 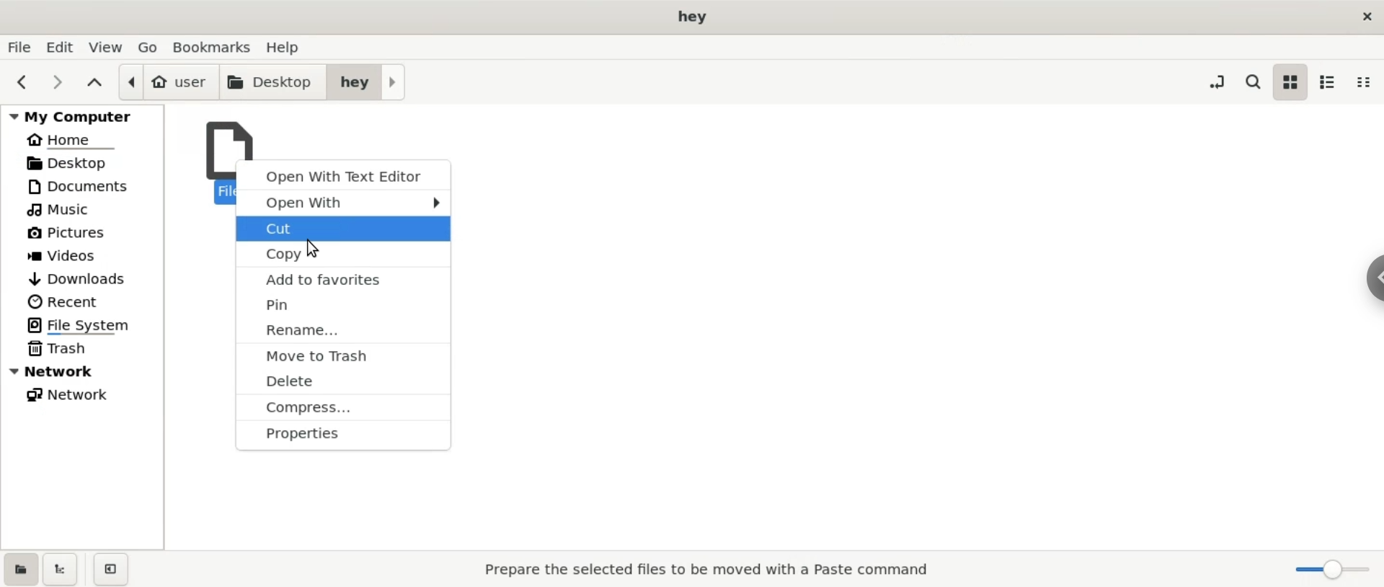 What do you see at coordinates (82, 141) in the screenshot?
I see `home` at bounding box center [82, 141].